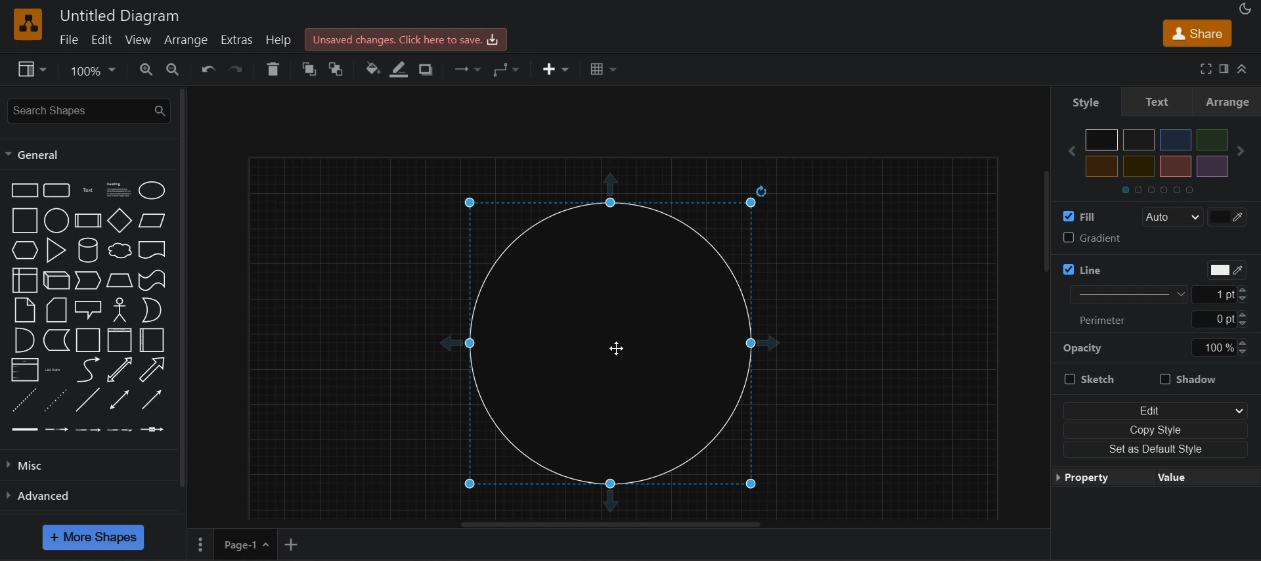 This screenshot has width=1261, height=561. I want to click on logo, so click(26, 24).